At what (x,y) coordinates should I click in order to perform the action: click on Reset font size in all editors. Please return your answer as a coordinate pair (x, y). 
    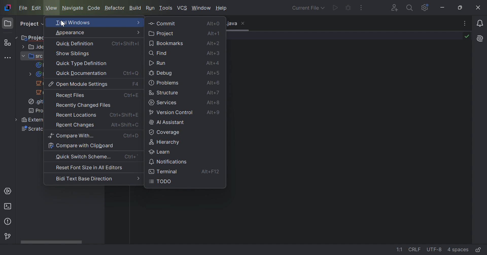
    Looking at the image, I should click on (89, 168).